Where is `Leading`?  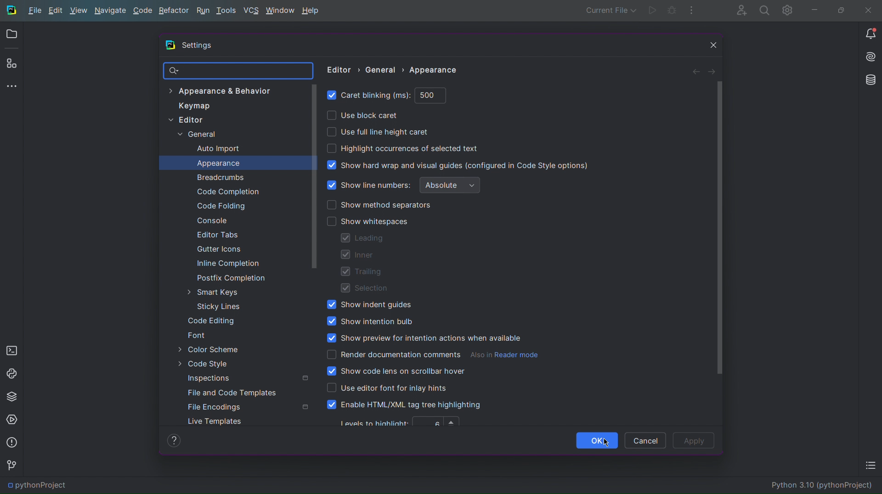
Leading is located at coordinates (365, 239).